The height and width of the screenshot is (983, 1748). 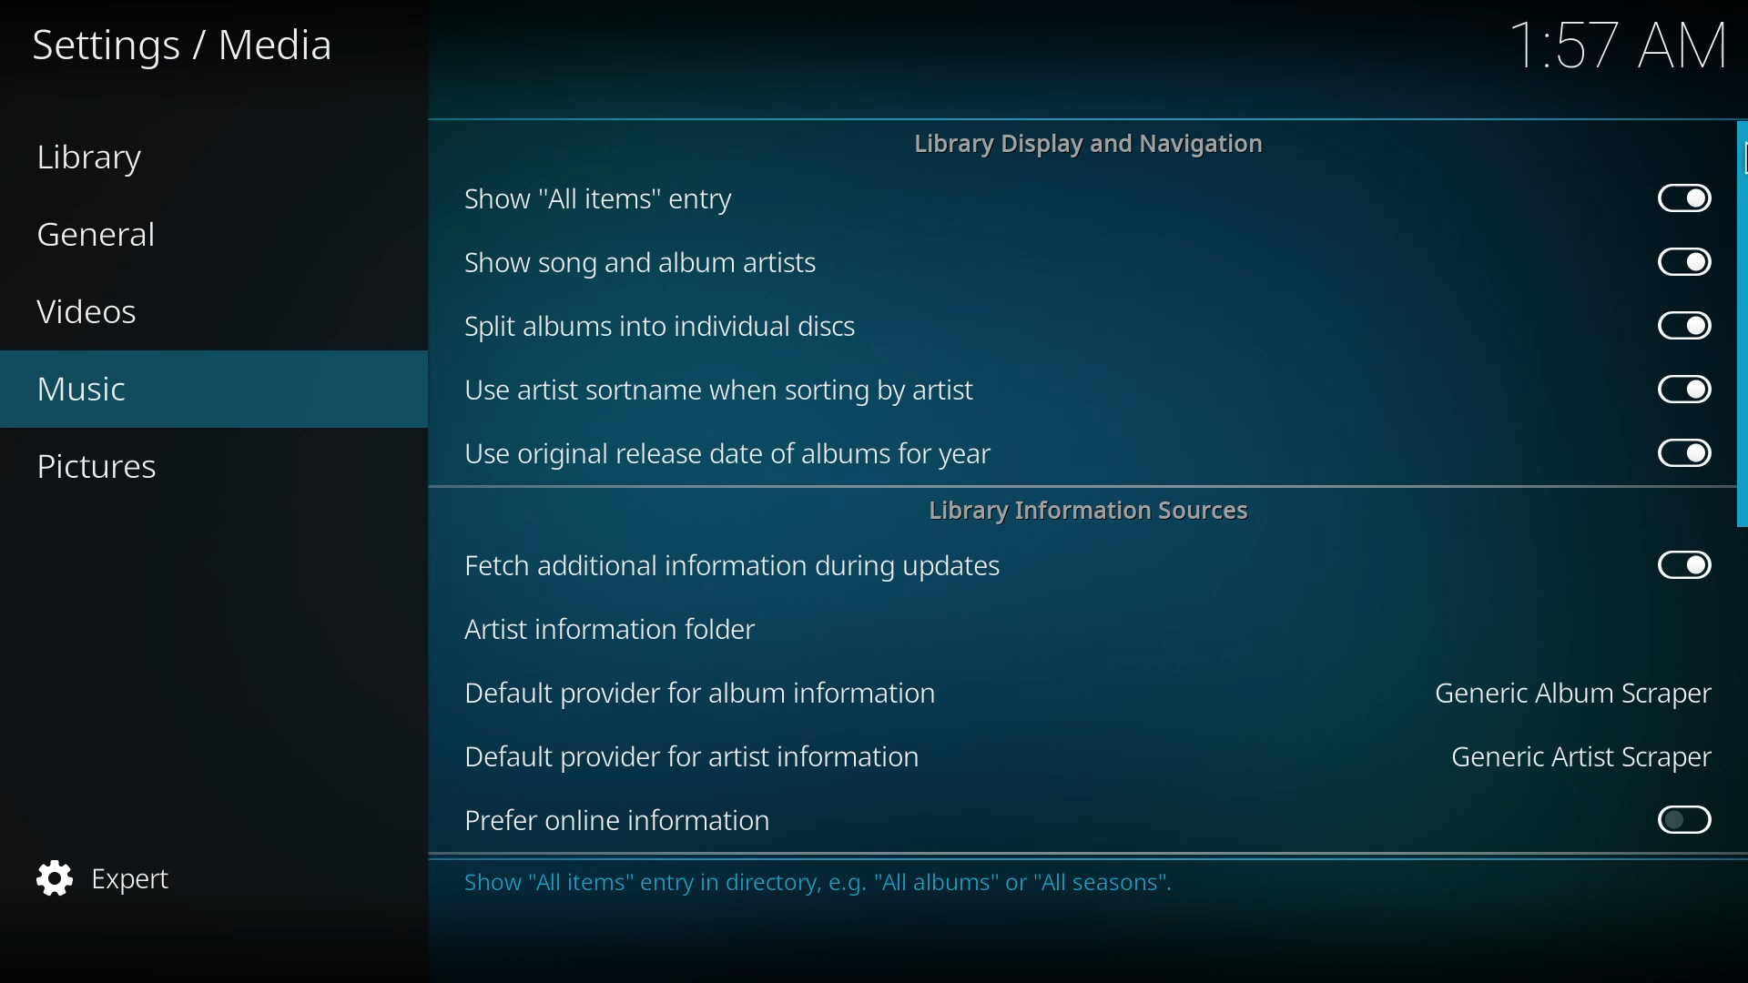 I want to click on enabled, so click(x=1680, y=325).